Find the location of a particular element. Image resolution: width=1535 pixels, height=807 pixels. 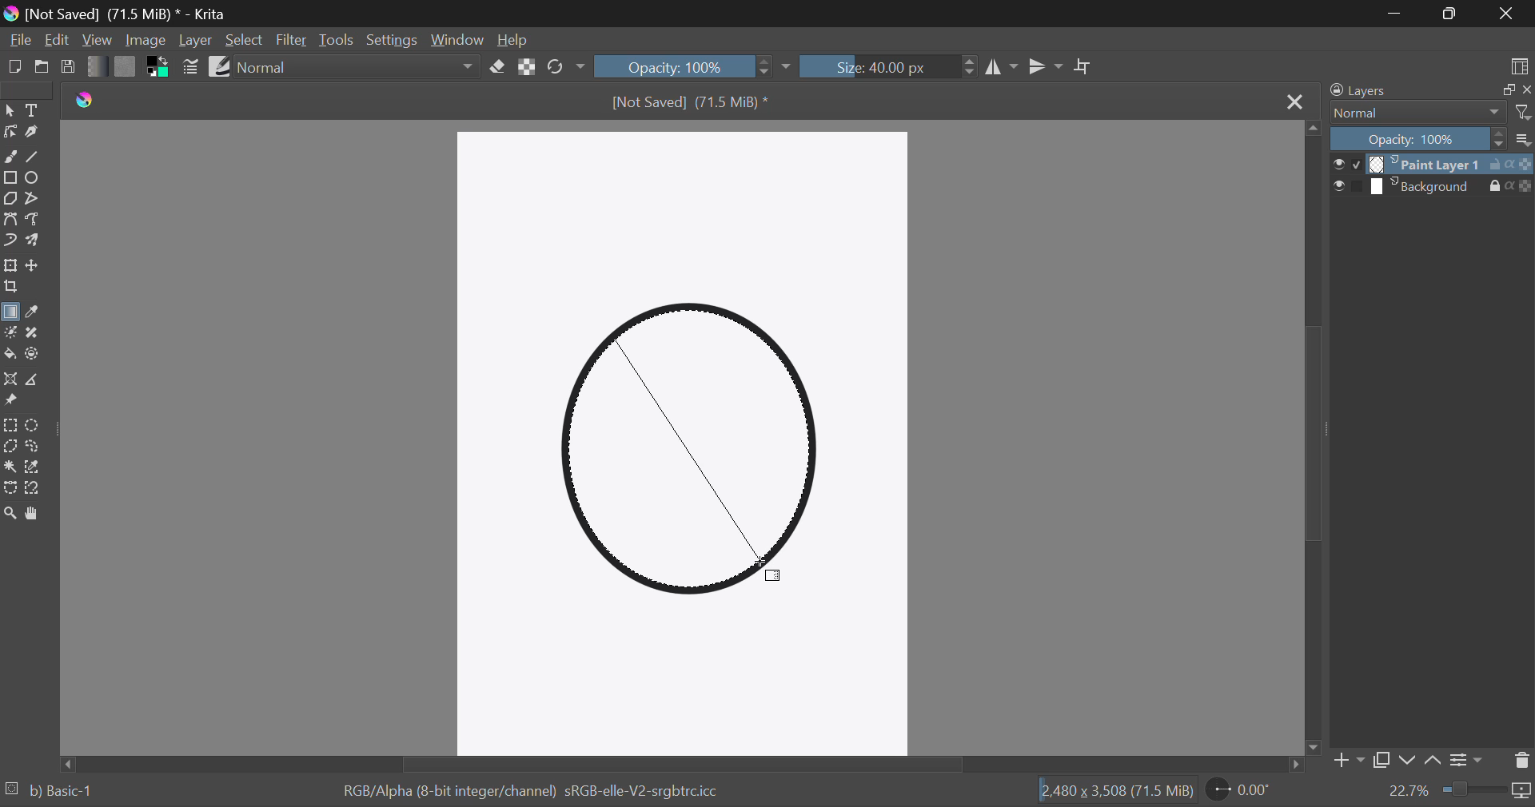

File is located at coordinates (18, 40).